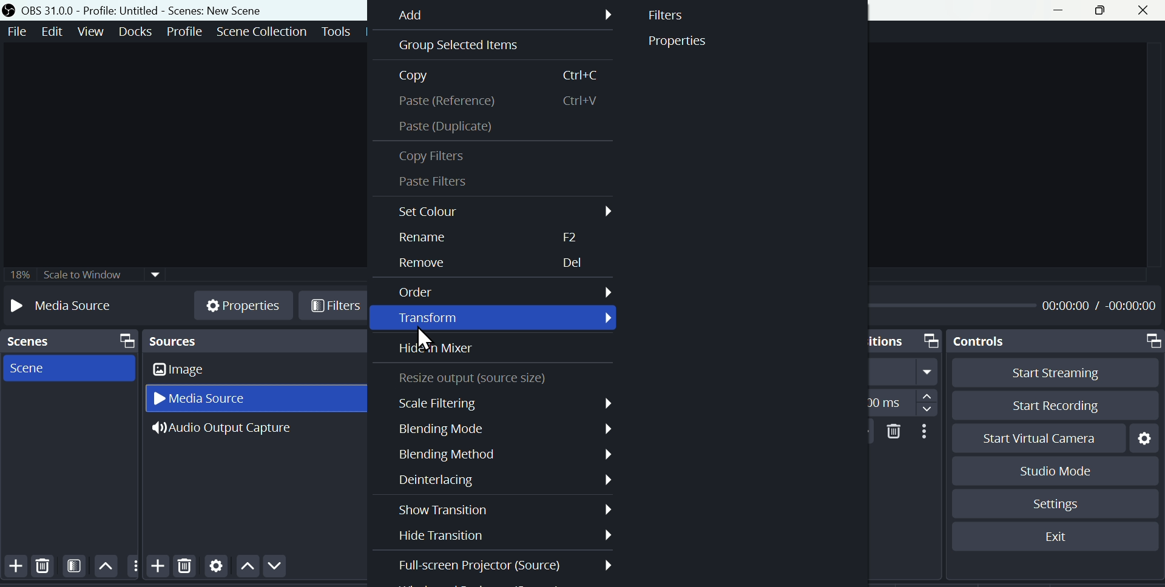  What do you see at coordinates (684, 42) in the screenshot?
I see `Properties` at bounding box center [684, 42].